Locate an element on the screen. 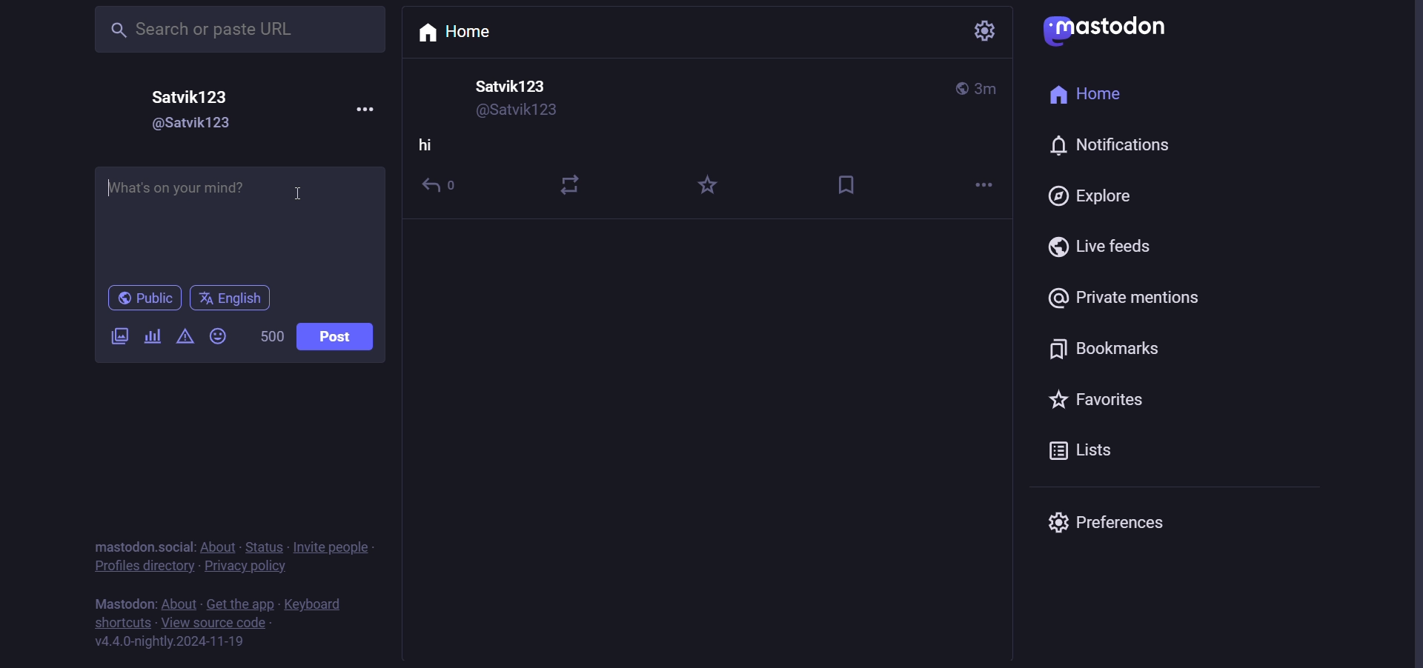 This screenshot has height=668, width=1423. favorite is located at coordinates (708, 187).